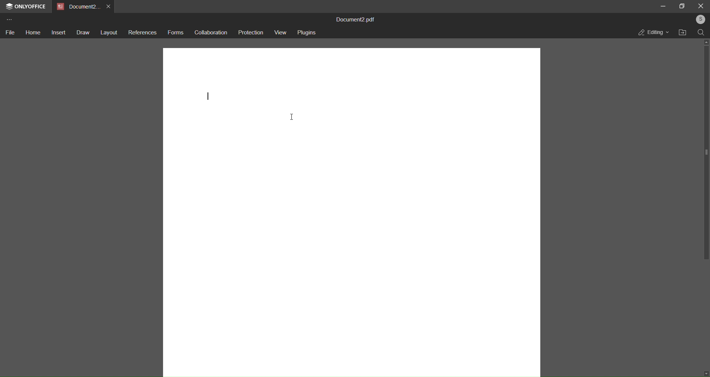 This screenshot has width=710, height=377. Describe the element at coordinates (707, 154) in the screenshot. I see `scroll bar` at that location.